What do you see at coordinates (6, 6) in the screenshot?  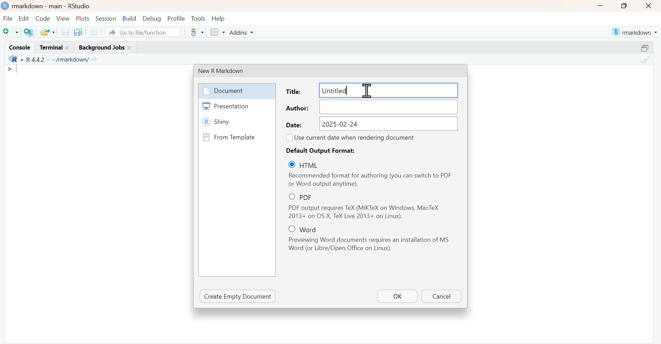 I see `Logo` at bounding box center [6, 6].